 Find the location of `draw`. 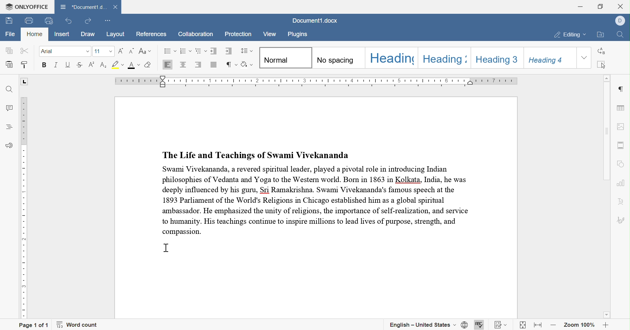

draw is located at coordinates (91, 34).